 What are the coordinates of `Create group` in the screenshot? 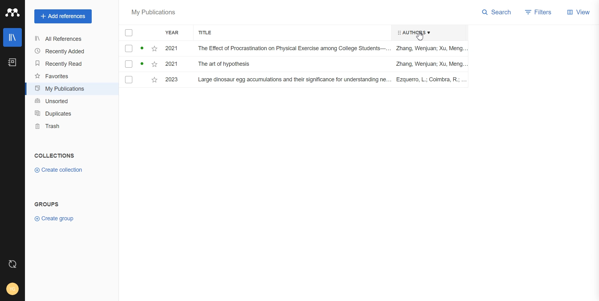 It's located at (56, 218).